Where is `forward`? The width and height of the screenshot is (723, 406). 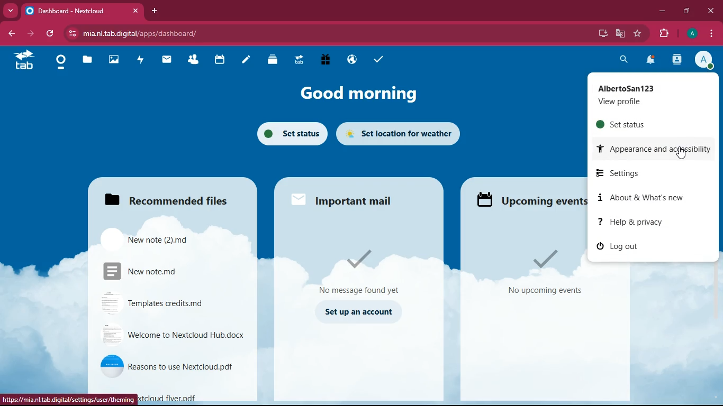
forward is located at coordinates (34, 34).